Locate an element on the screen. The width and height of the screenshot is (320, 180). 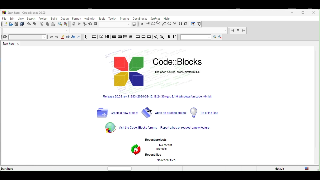
tools is located at coordinates (102, 18).